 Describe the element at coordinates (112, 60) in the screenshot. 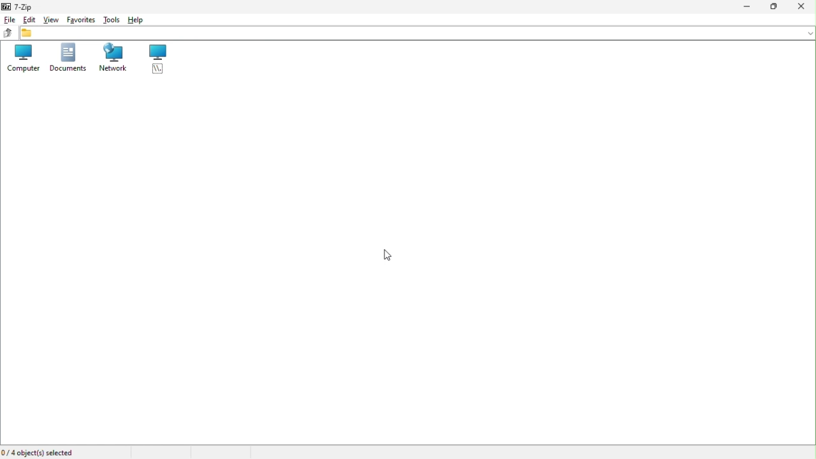

I see `Network` at that location.